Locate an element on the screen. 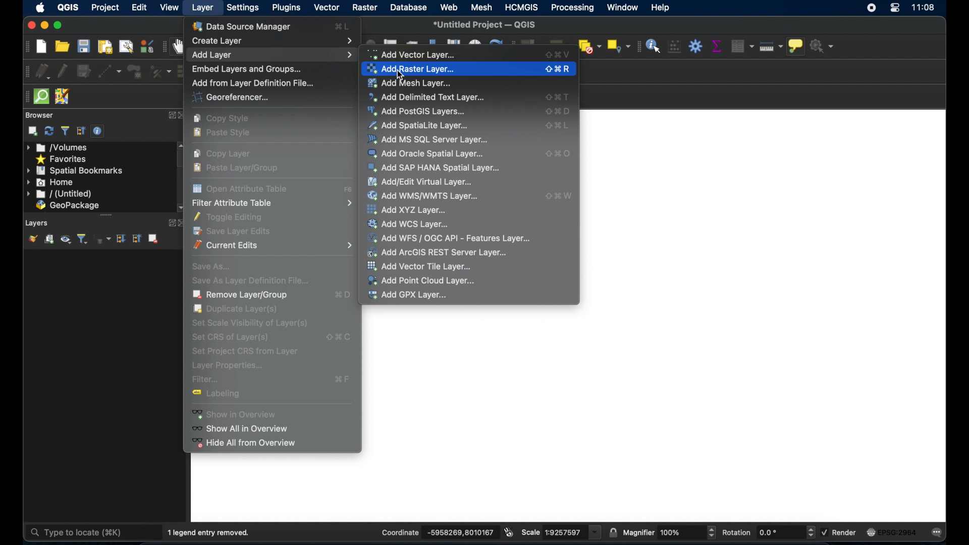 The height and width of the screenshot is (545, 969). remove layer/group is located at coordinates (155, 239).